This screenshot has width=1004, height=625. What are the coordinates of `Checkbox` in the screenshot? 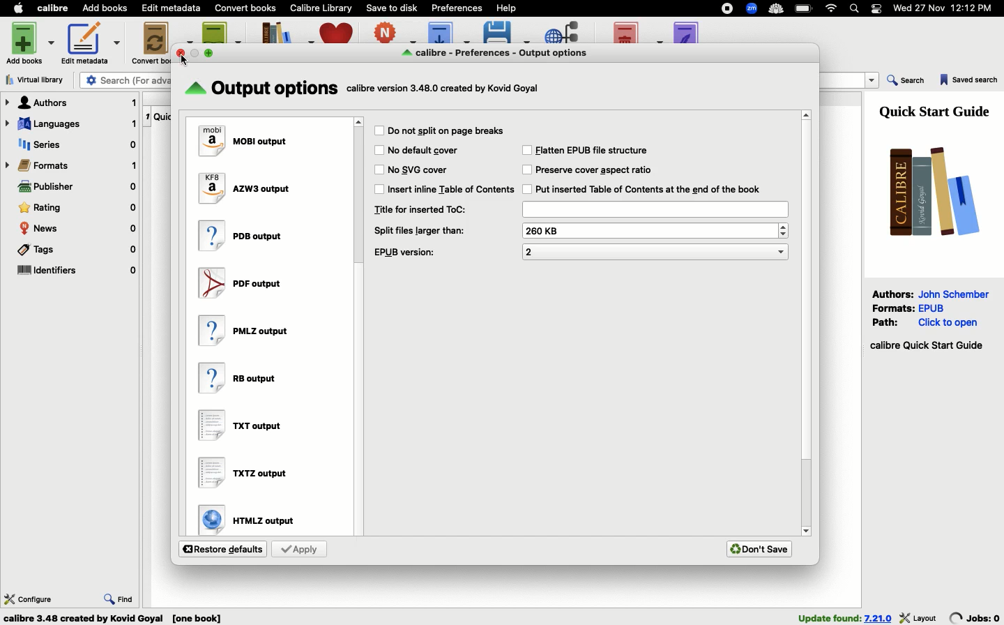 It's located at (379, 189).